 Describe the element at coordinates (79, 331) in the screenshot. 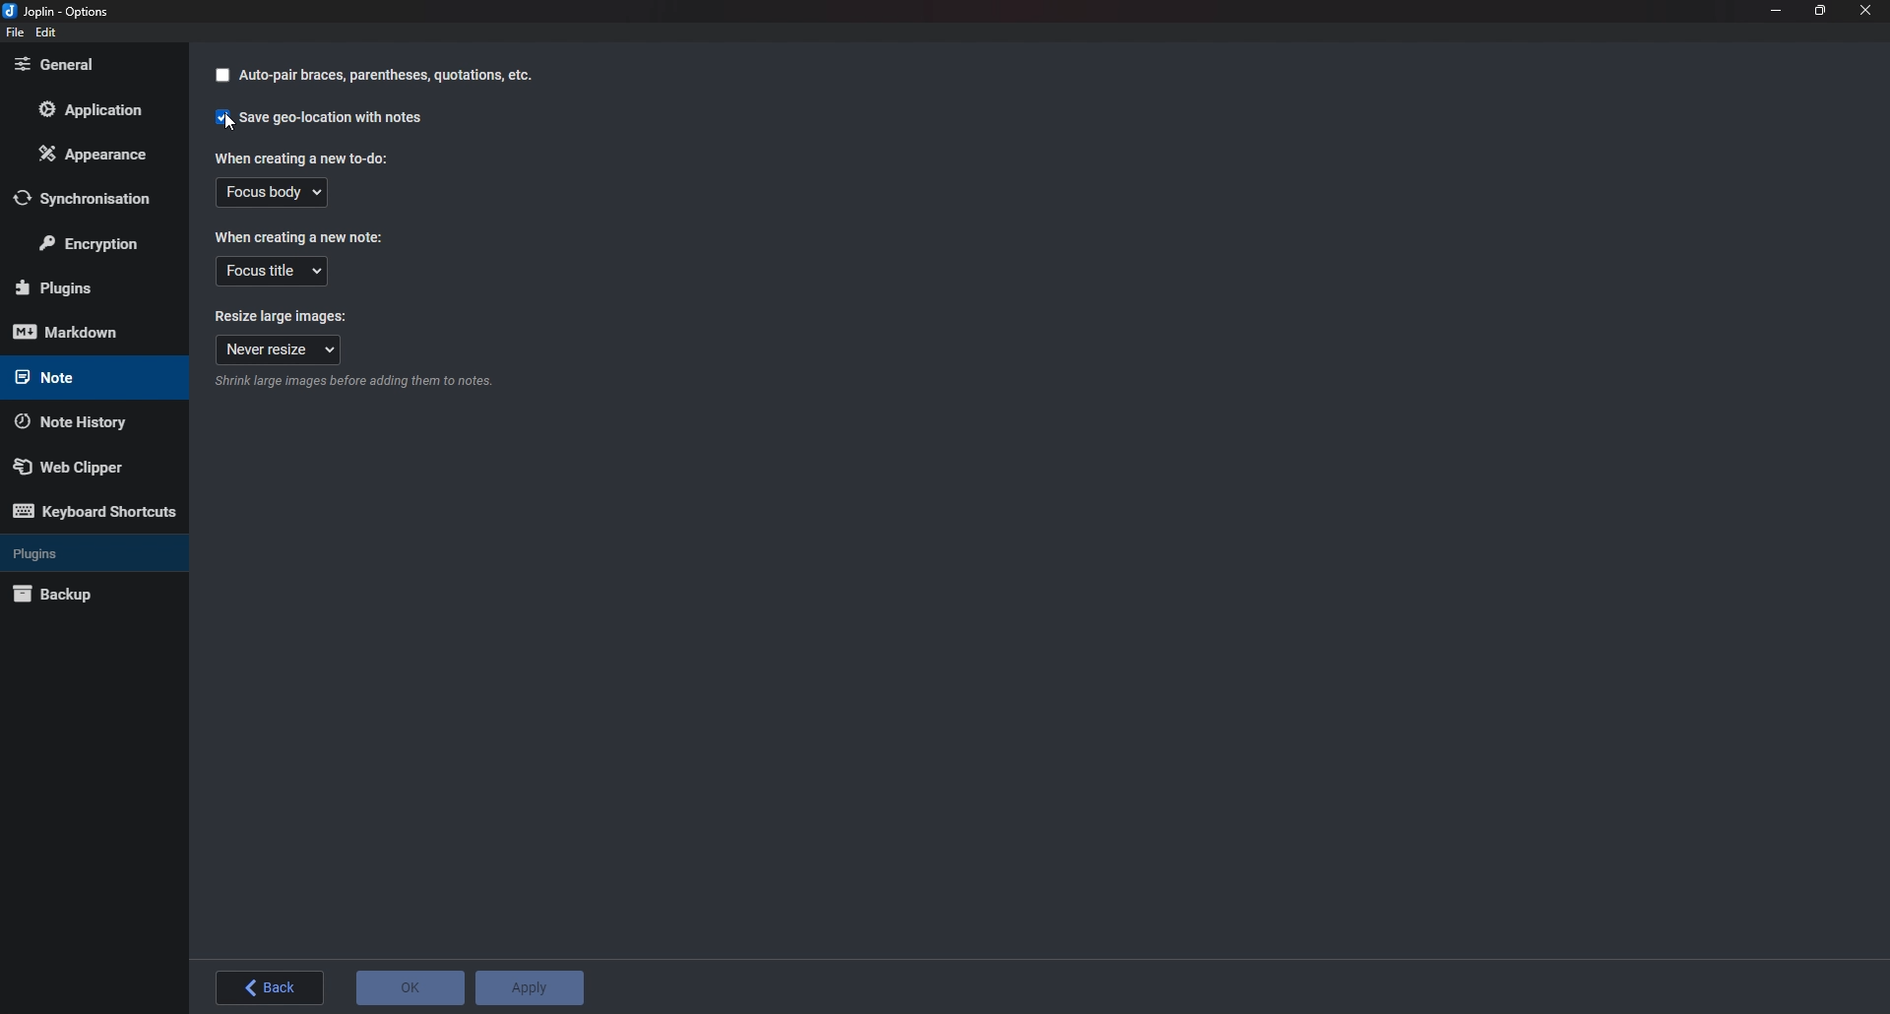

I see `Mark down` at that location.